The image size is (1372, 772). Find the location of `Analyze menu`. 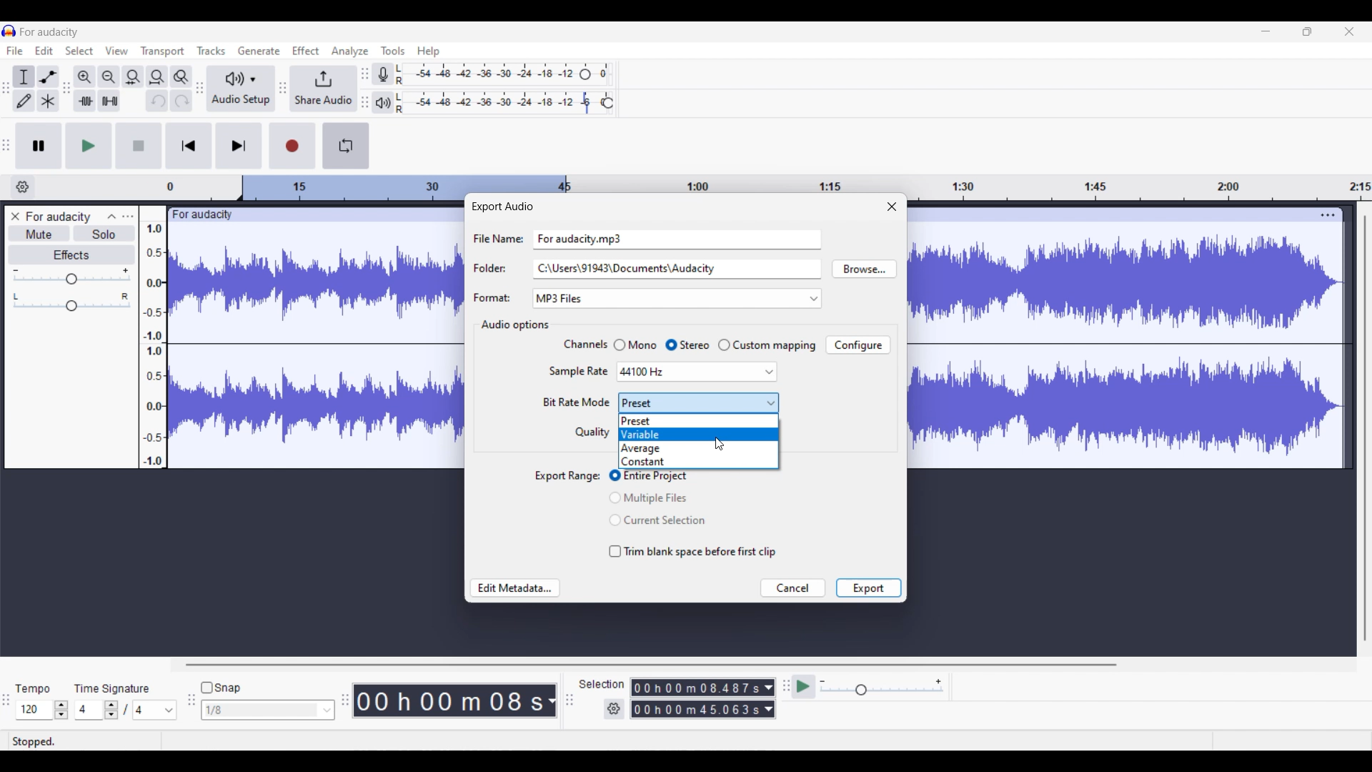

Analyze menu is located at coordinates (350, 51).